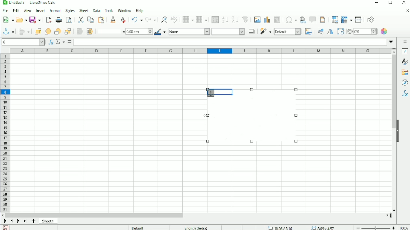 The width and height of the screenshot is (410, 230). What do you see at coordinates (12, 221) in the screenshot?
I see `Scroll to previous sheet` at bounding box center [12, 221].